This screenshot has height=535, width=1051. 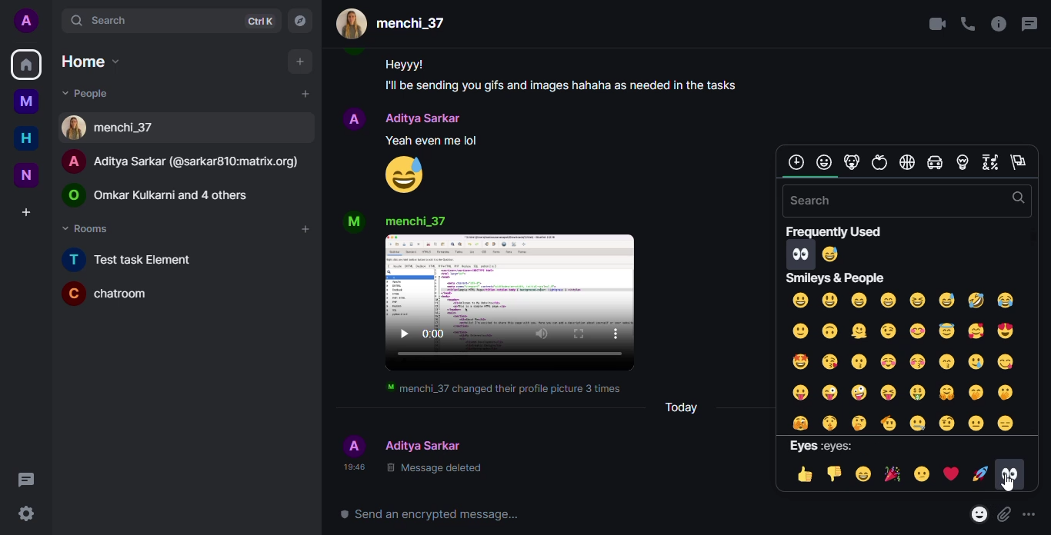 I want to click on eyes, so click(x=822, y=446).